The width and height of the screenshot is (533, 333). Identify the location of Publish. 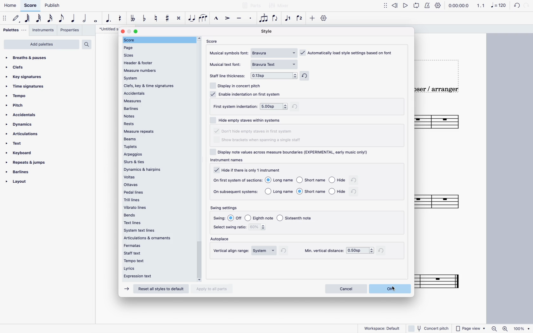
(56, 5).